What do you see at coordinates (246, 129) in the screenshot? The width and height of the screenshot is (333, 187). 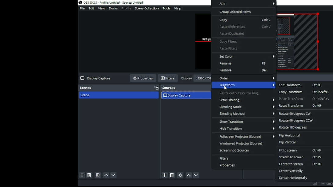 I see `Hide transition` at bounding box center [246, 129].